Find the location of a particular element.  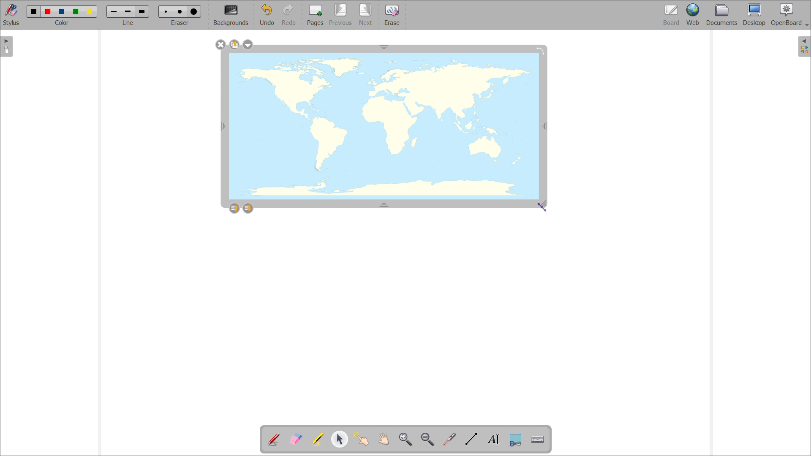

draw lines is located at coordinates (472, 439).